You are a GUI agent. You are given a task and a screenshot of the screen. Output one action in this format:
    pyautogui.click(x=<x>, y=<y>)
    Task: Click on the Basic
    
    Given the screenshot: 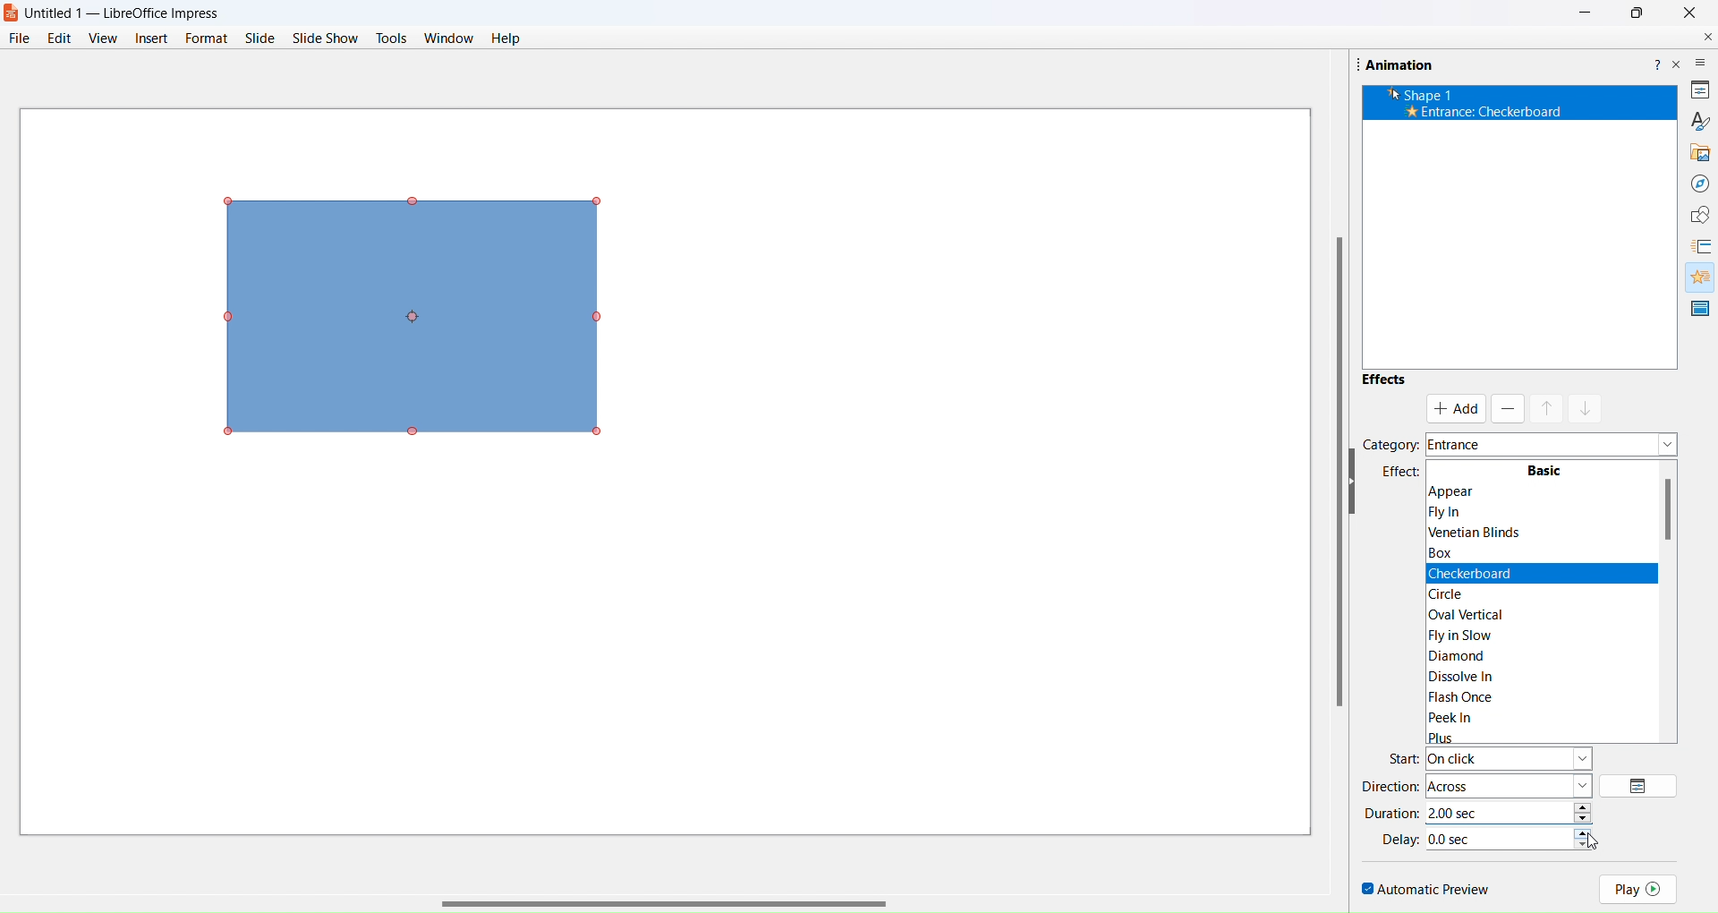 What is the action you would take?
    pyautogui.click(x=1544, y=473)
    